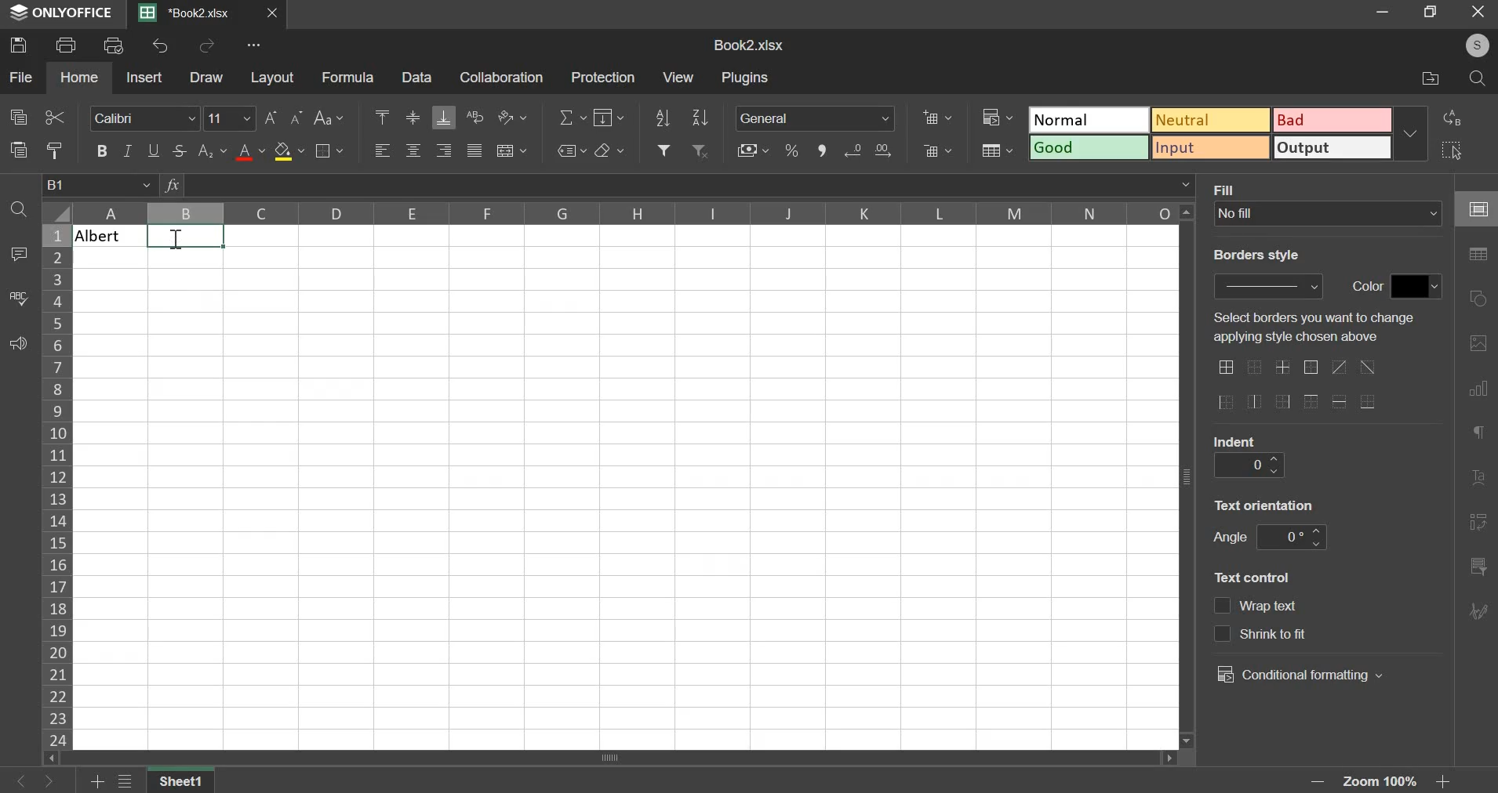 The image size is (1498, 793). What do you see at coordinates (255, 45) in the screenshot?
I see `view more` at bounding box center [255, 45].